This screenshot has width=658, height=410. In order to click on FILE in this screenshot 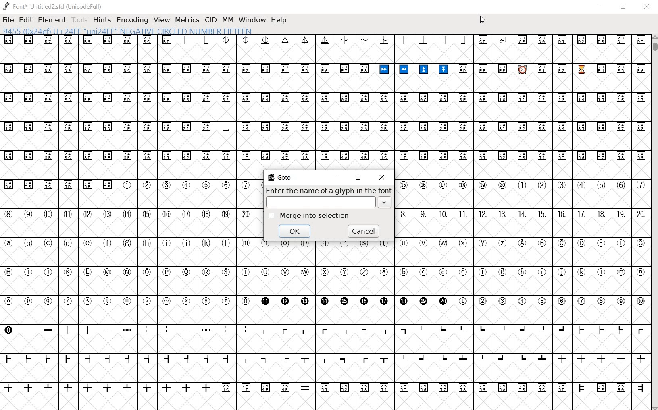, I will do `click(8, 20)`.